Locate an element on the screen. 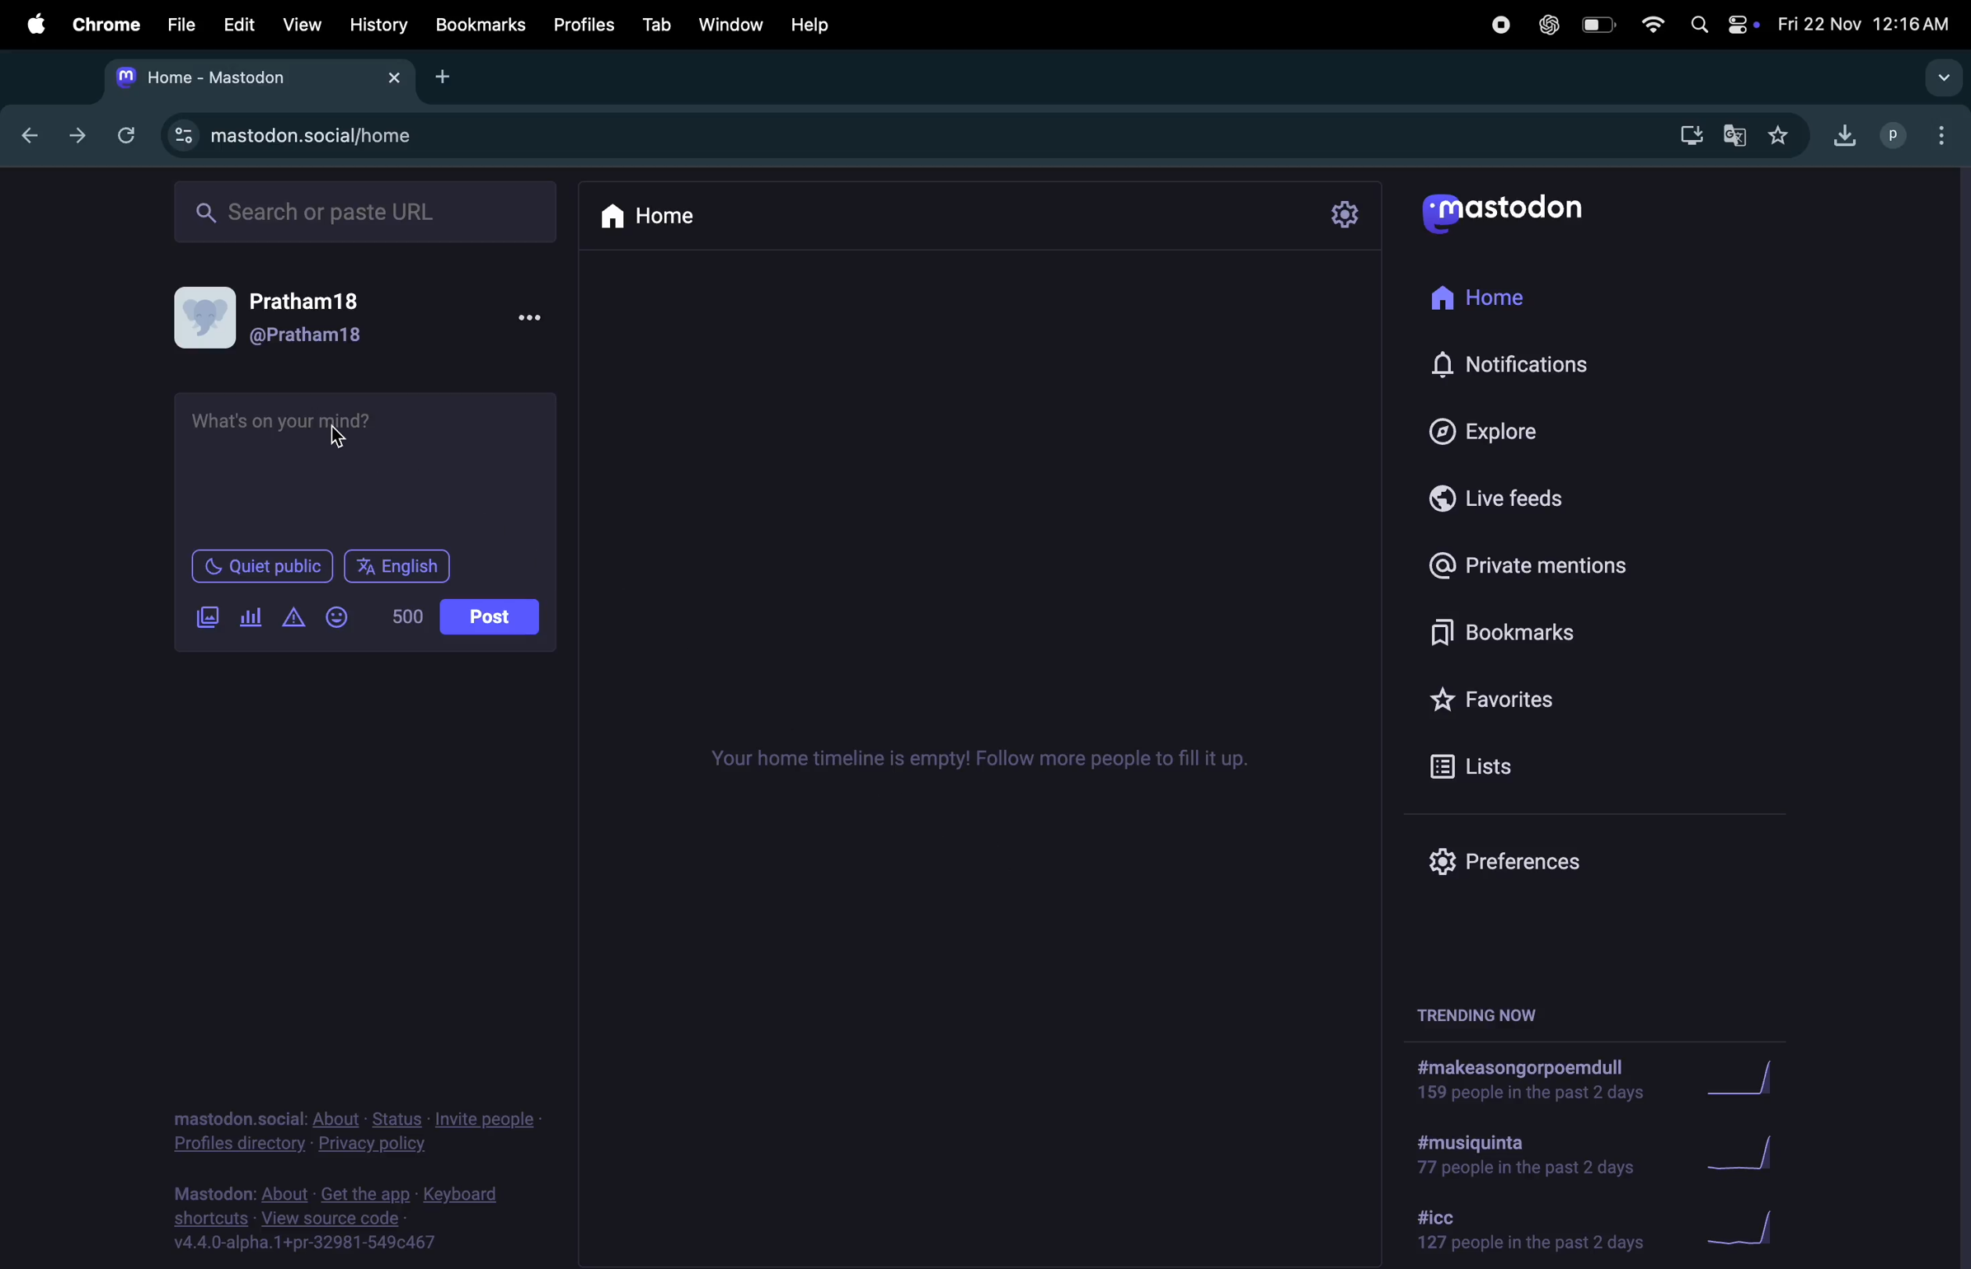 The width and height of the screenshot is (1971, 1269). tab is located at coordinates (660, 22).